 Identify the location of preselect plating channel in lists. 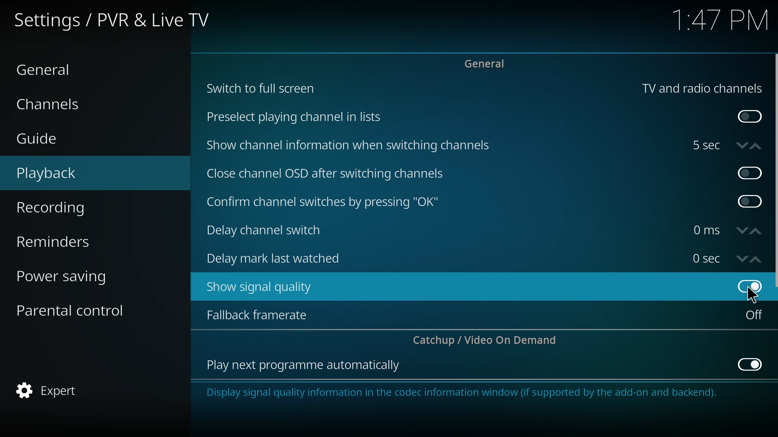
(297, 118).